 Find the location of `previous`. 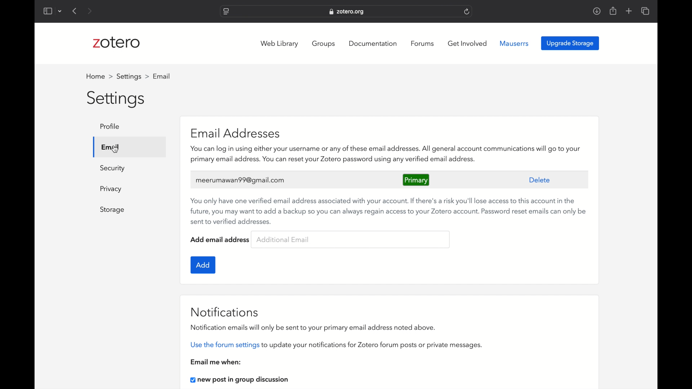

previous is located at coordinates (75, 11).